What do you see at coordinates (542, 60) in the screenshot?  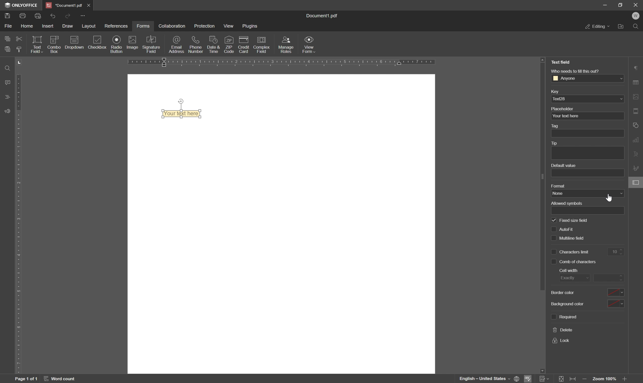 I see `scroll up` at bounding box center [542, 60].